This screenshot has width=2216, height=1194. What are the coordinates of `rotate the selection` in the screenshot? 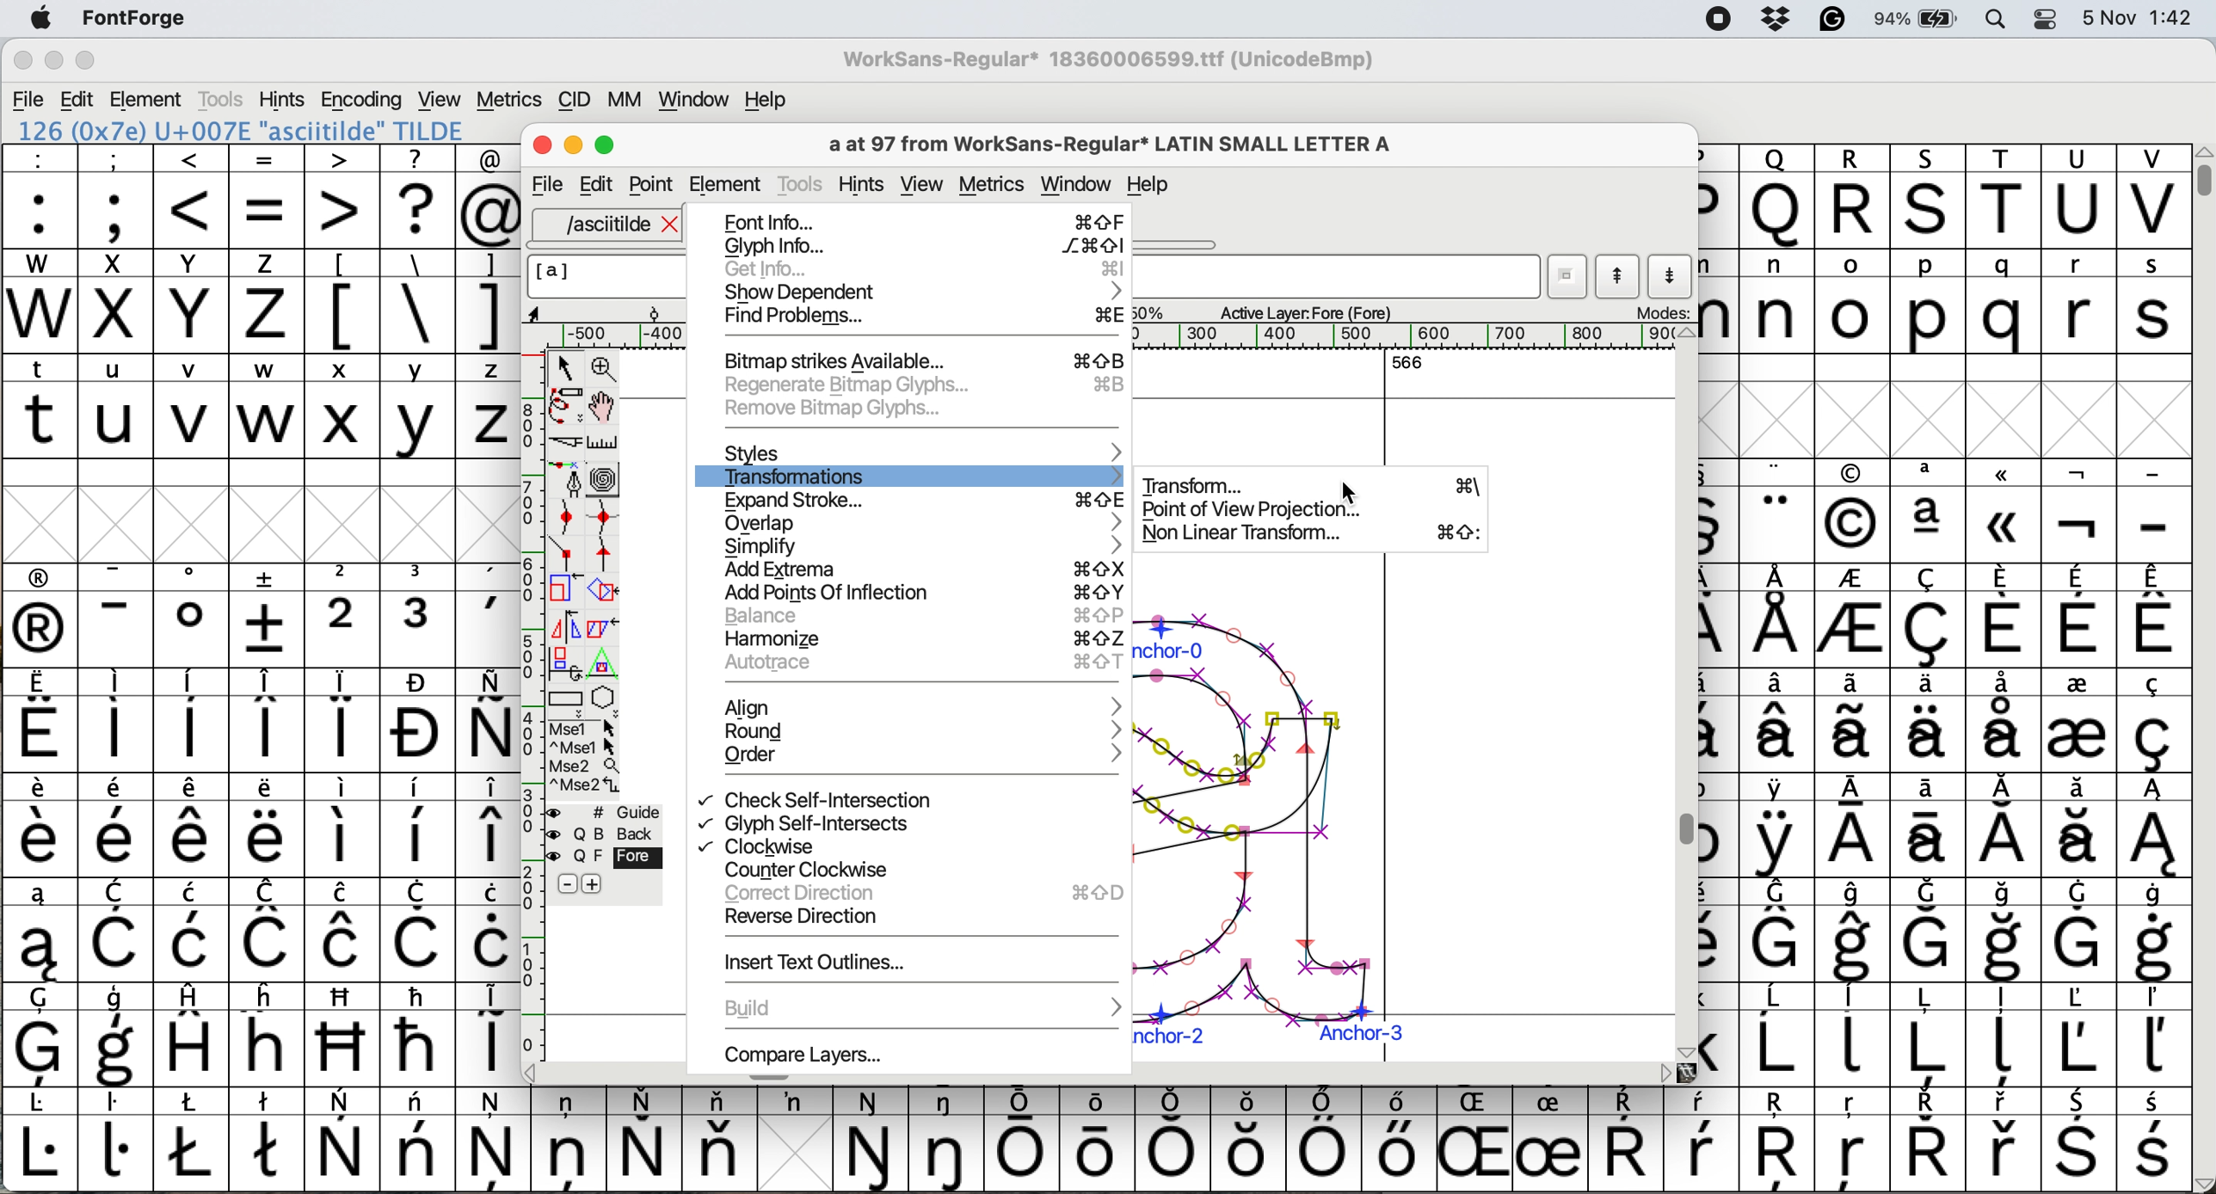 It's located at (612, 592).